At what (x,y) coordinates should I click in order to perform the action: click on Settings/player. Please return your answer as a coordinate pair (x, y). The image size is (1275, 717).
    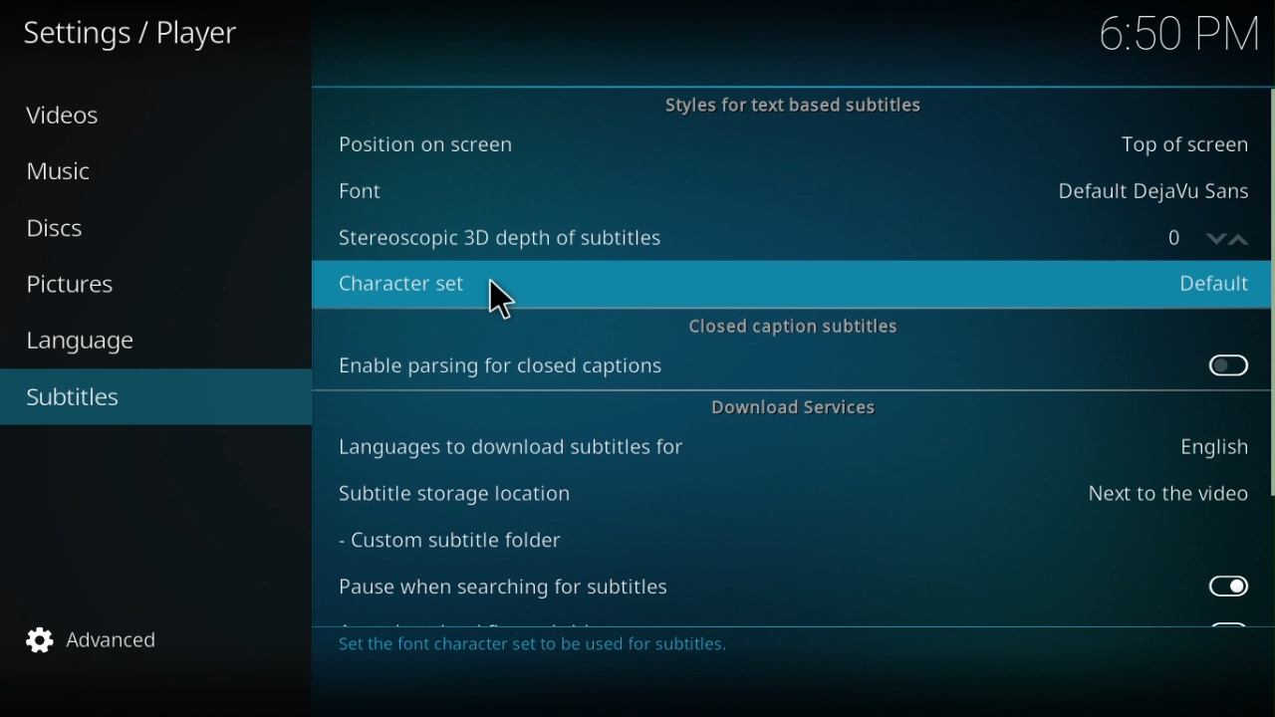
    Looking at the image, I should click on (153, 35).